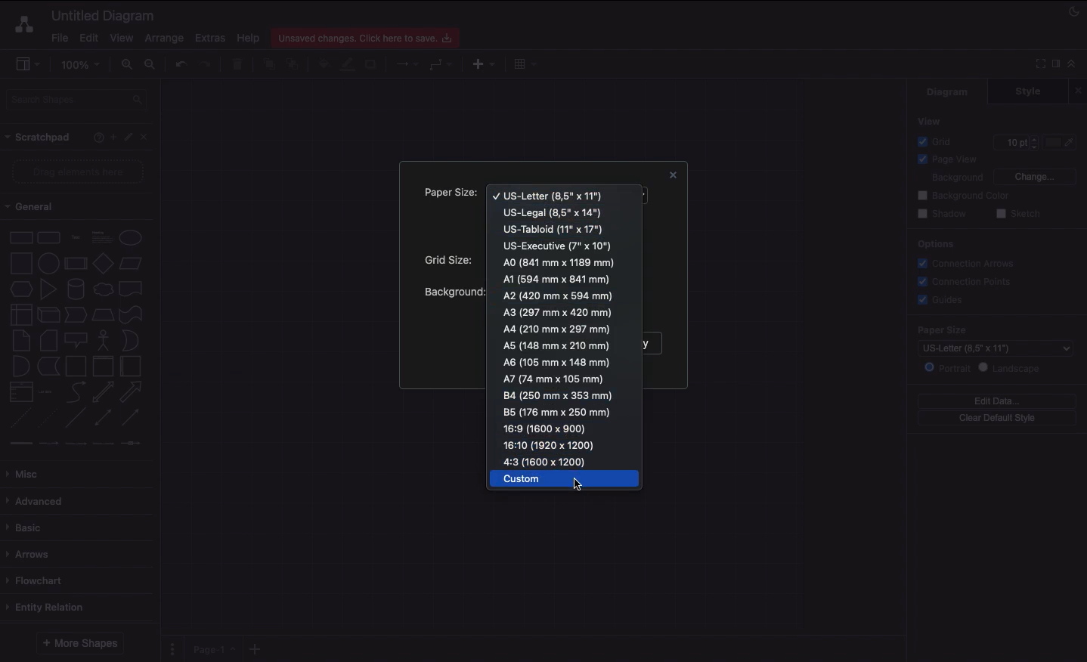  What do you see at coordinates (1014, 141) in the screenshot?
I see `10 pt` at bounding box center [1014, 141].